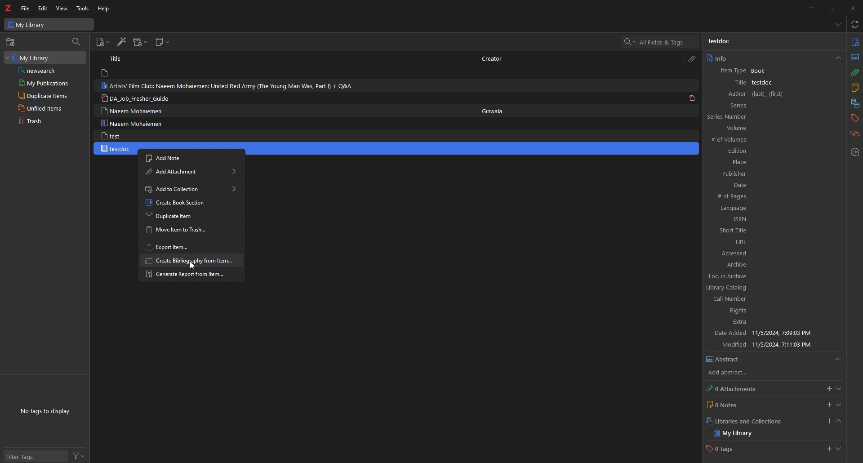 The image size is (863, 463). Describe the element at coordinates (770, 334) in the screenshot. I see `Date Added 11/5/2024, 7:09:03 PM` at that location.